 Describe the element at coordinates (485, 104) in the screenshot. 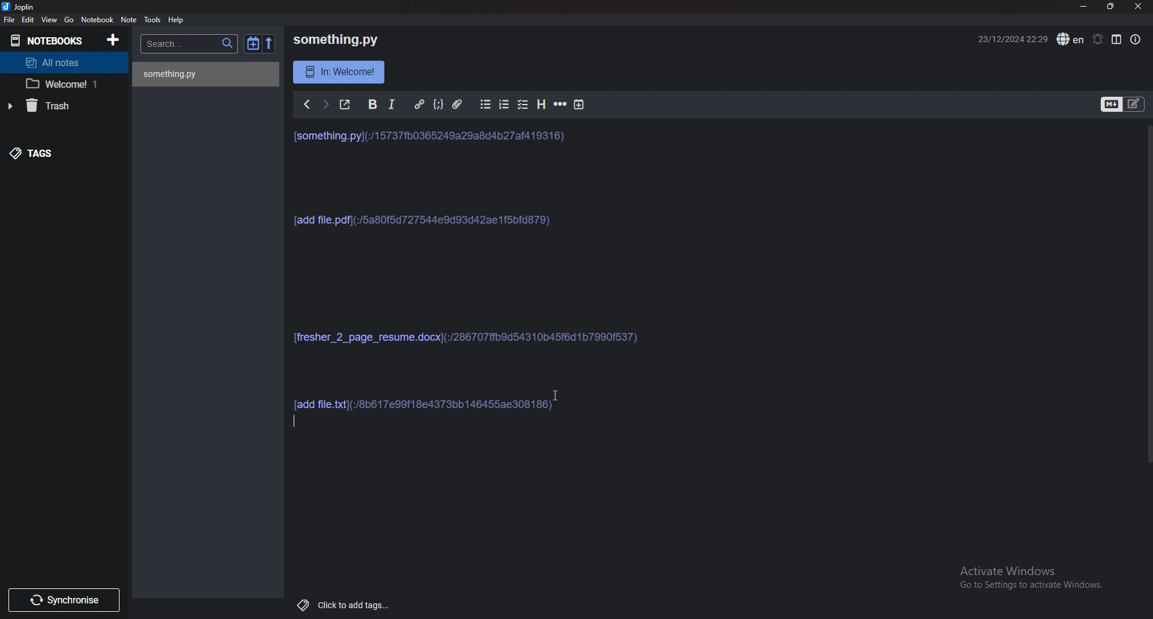

I see `bullet list` at that location.